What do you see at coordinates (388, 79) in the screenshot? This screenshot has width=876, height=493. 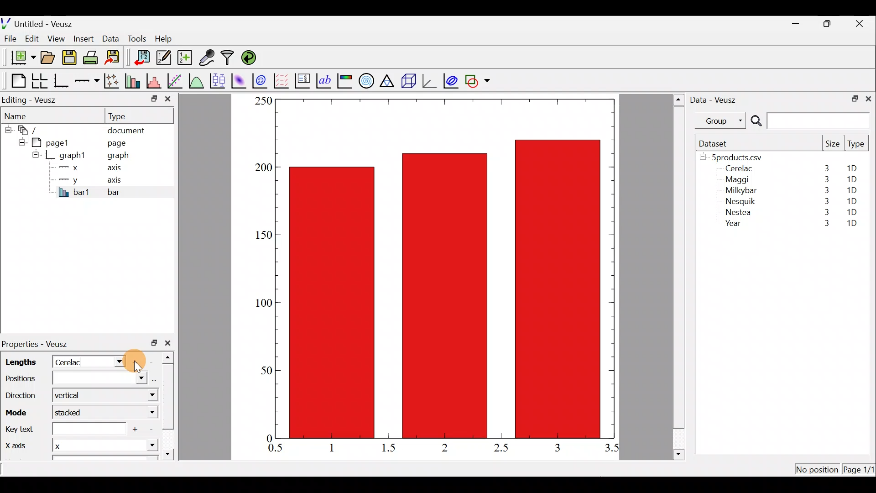 I see `Ternary graph` at bounding box center [388, 79].